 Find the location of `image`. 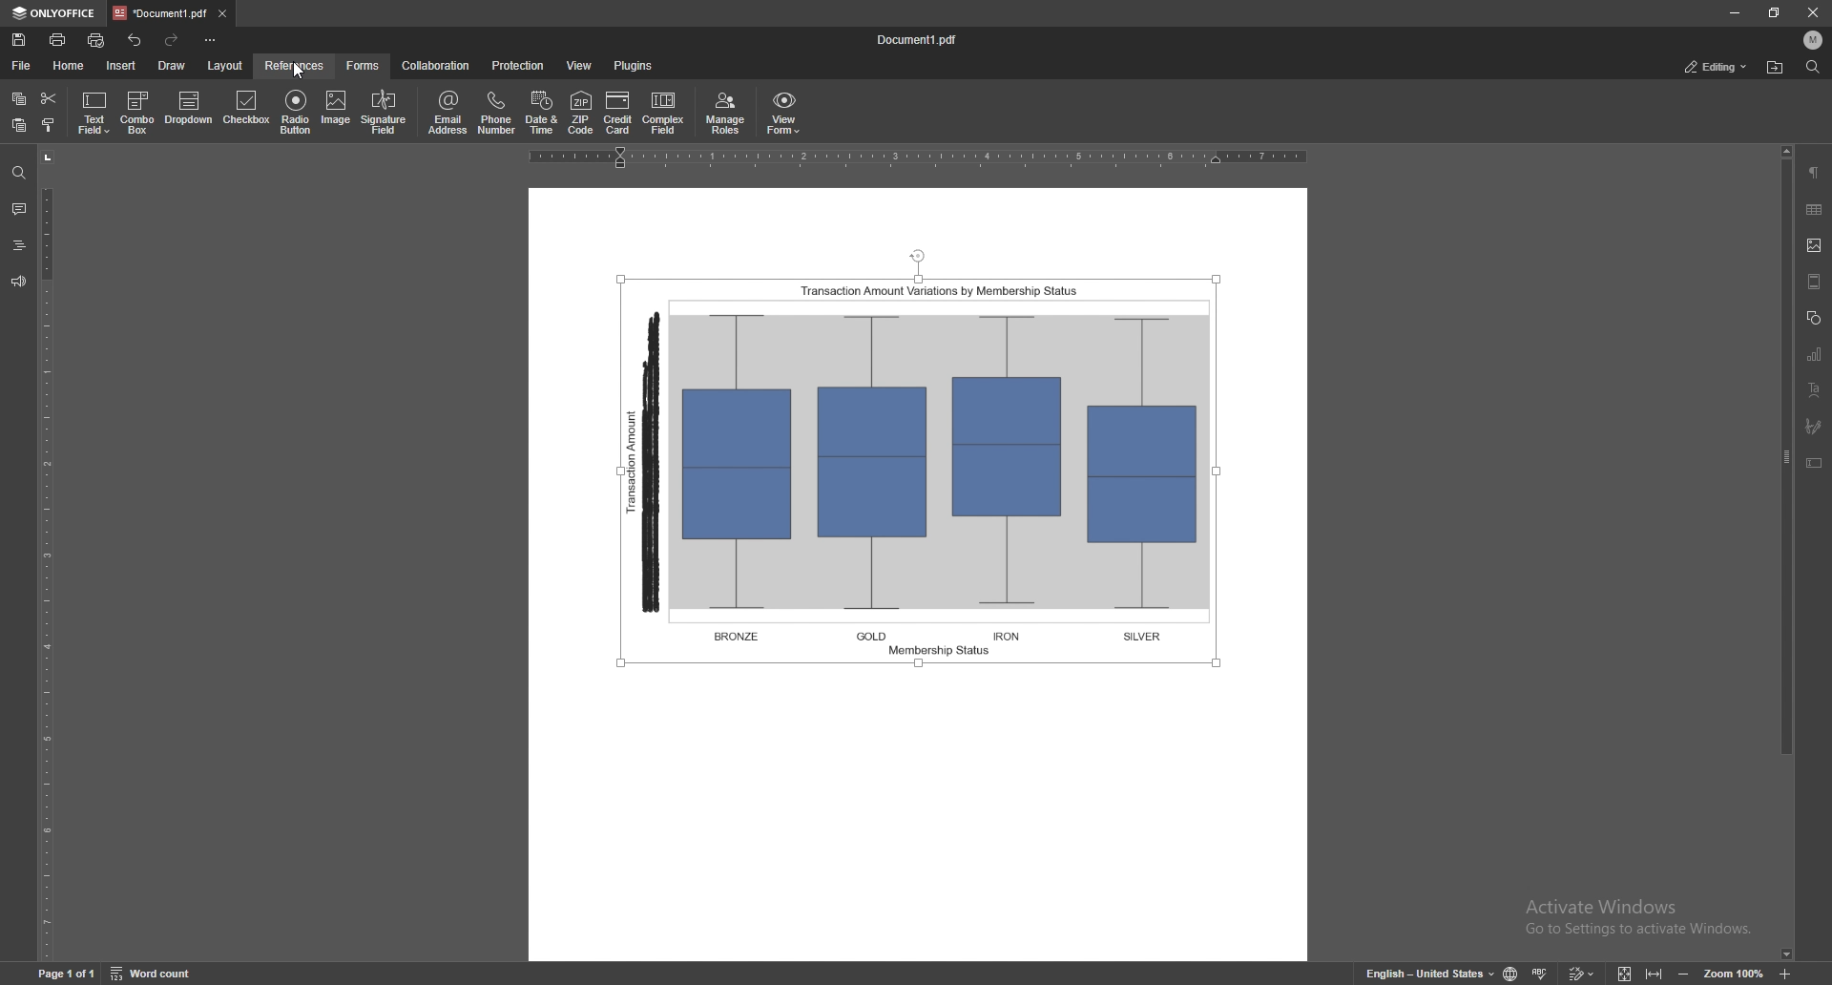

image is located at coordinates (1816, 245).